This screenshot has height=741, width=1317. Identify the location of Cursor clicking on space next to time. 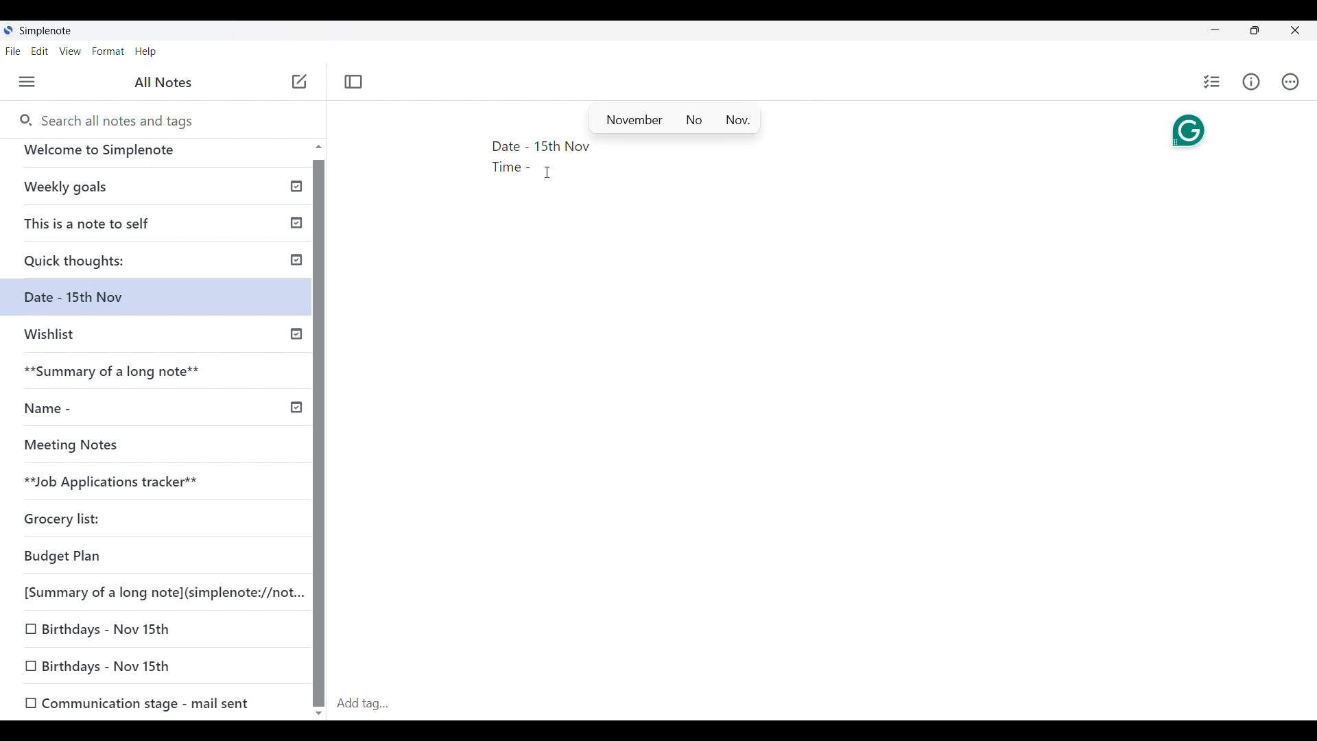
(547, 172).